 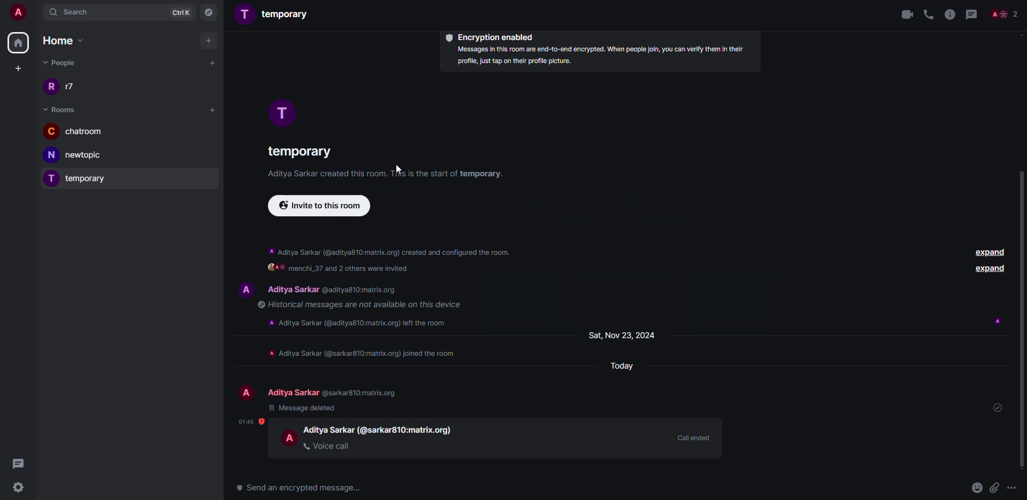 I want to click on emoji, so click(x=977, y=488).